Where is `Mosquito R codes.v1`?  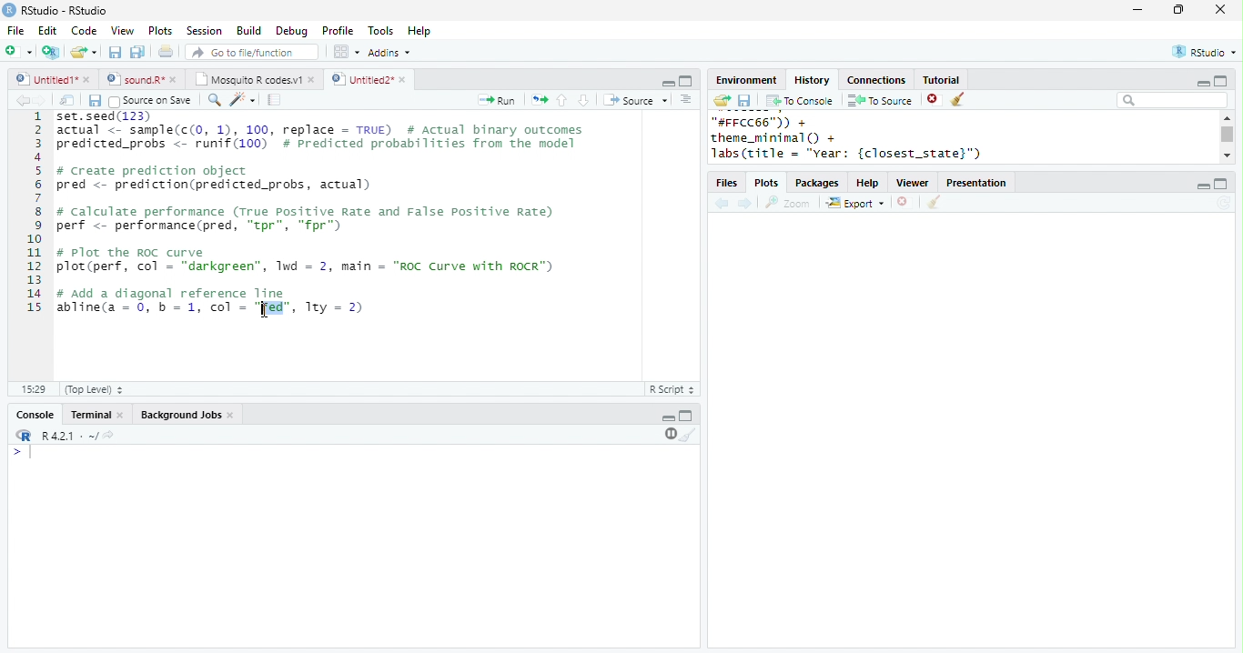 Mosquito R codes.v1 is located at coordinates (248, 79).